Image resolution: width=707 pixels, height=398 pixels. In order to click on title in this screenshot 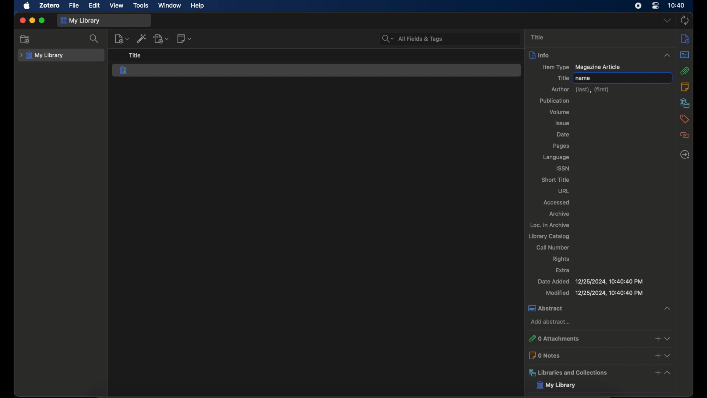, I will do `click(563, 78)`.